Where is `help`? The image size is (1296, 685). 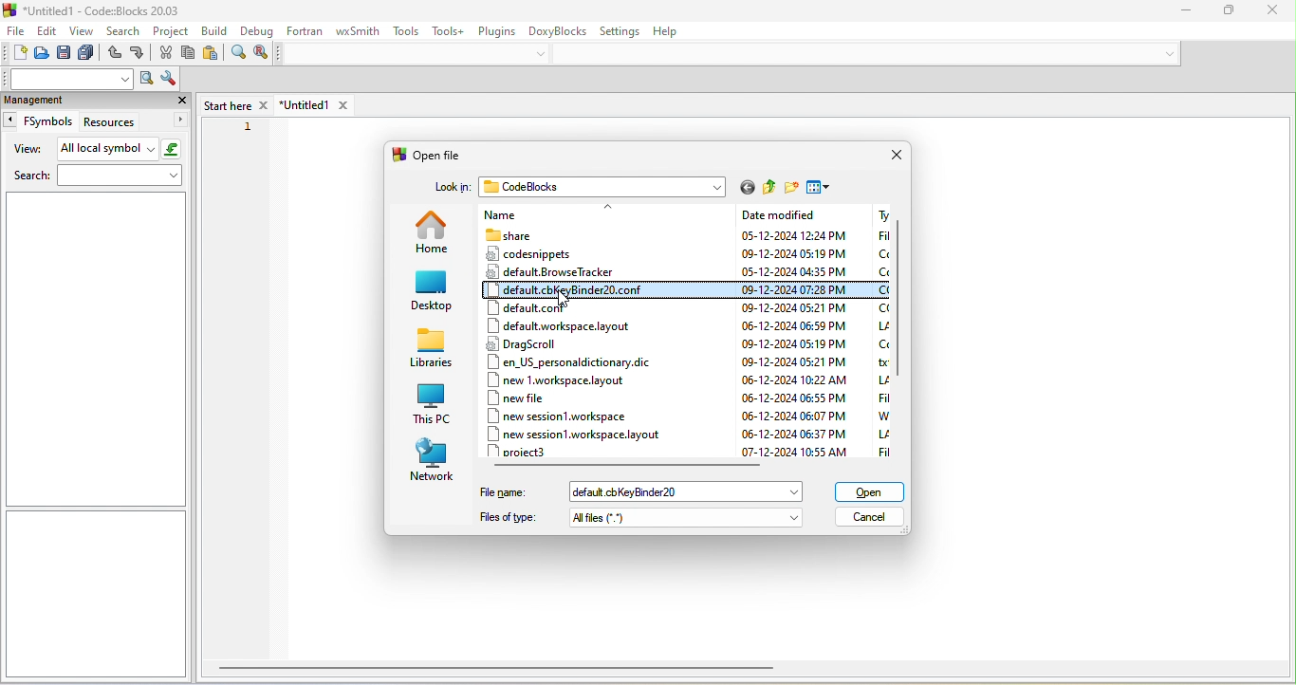
help is located at coordinates (676, 32).